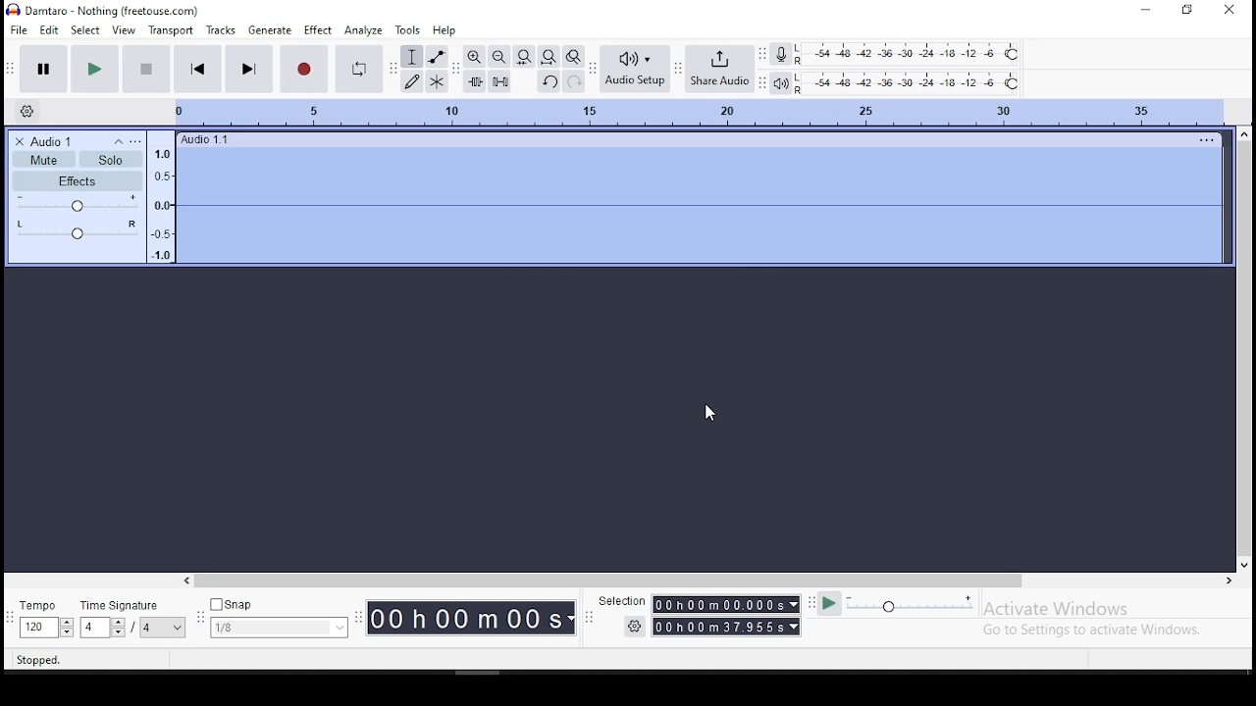 The image size is (1256, 706). I want to click on analyze, so click(365, 30).